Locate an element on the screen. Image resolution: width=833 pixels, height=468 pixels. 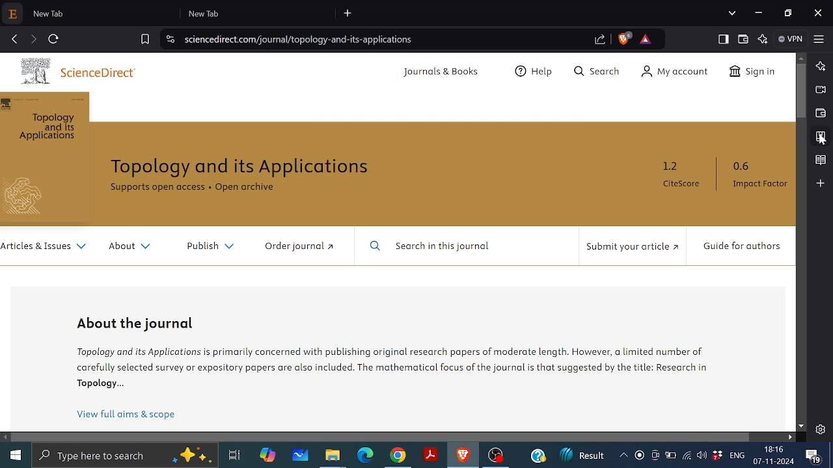
Move down is located at coordinates (802, 426).